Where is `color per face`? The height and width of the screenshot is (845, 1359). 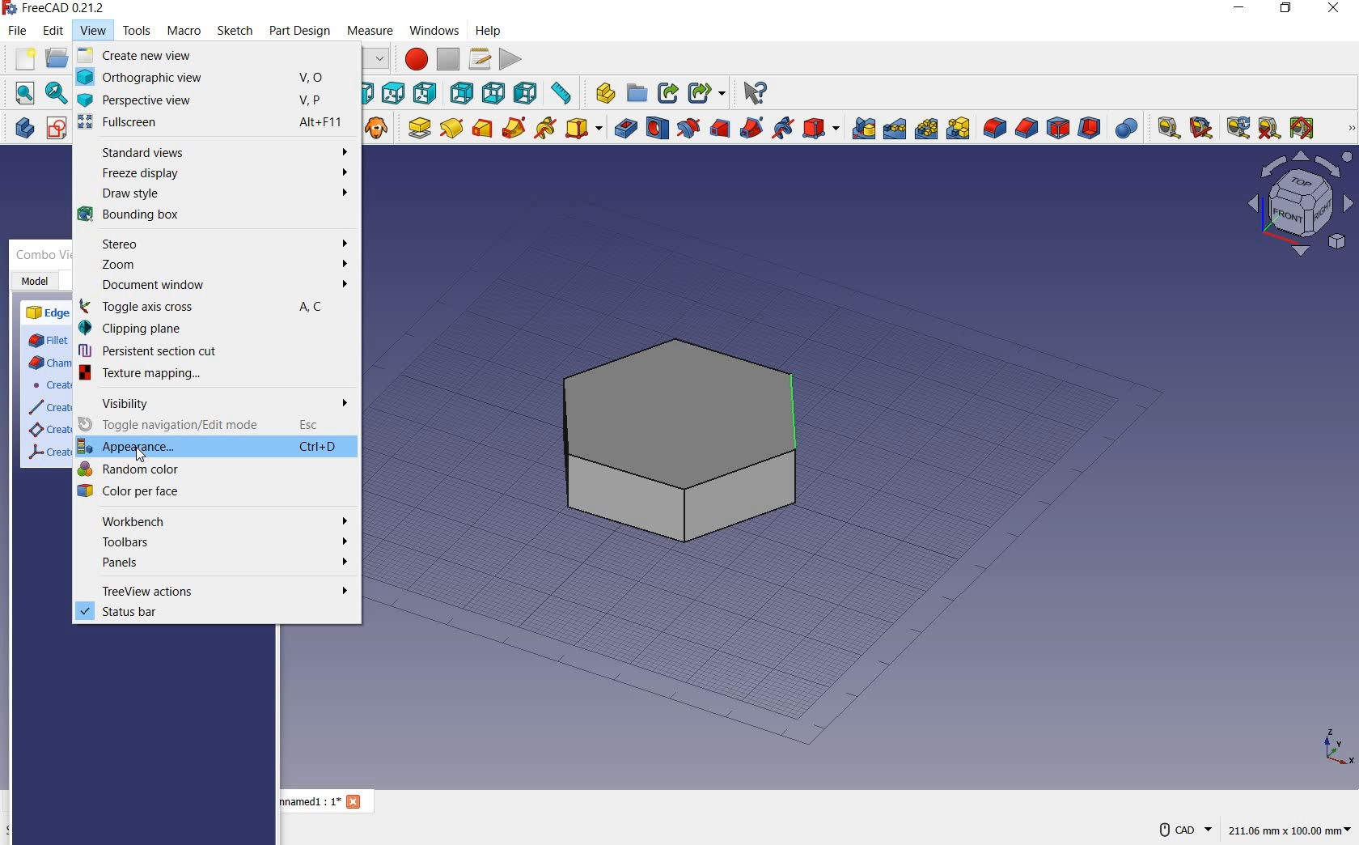
color per face is located at coordinates (218, 493).